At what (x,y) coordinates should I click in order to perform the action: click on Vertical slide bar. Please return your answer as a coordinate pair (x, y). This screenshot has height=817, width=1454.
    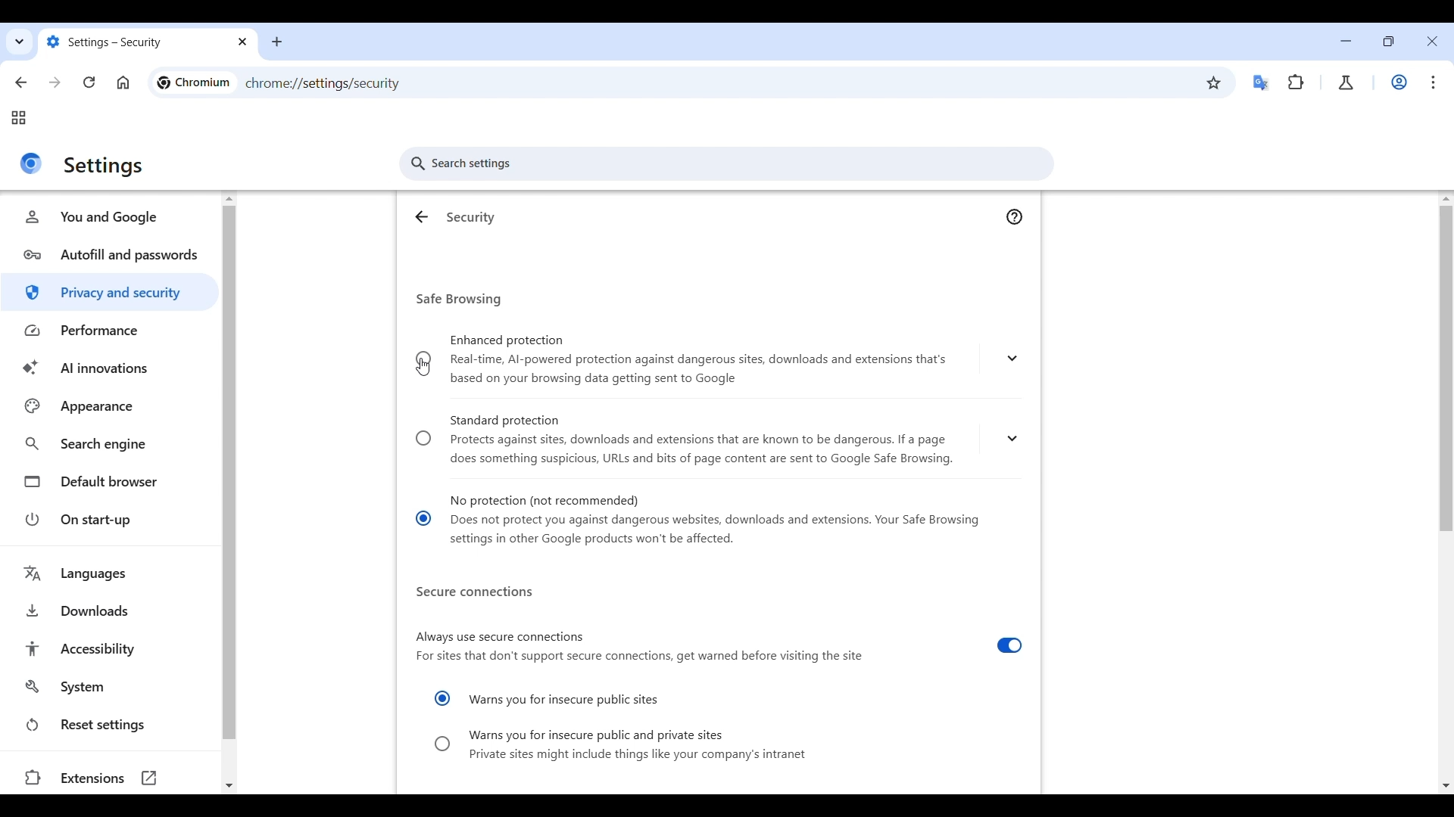
    Looking at the image, I should click on (229, 473).